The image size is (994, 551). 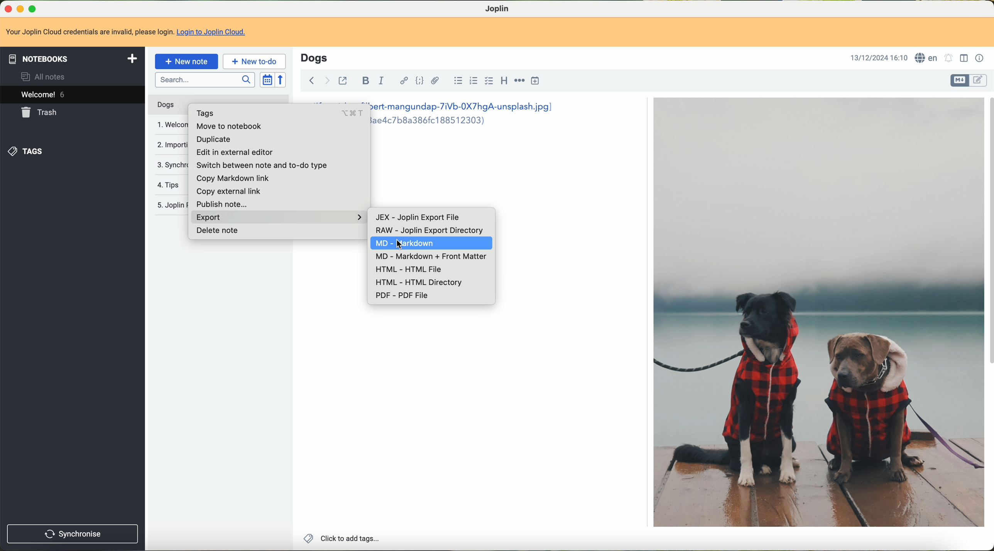 I want to click on MD - Markdown, so click(x=447, y=244).